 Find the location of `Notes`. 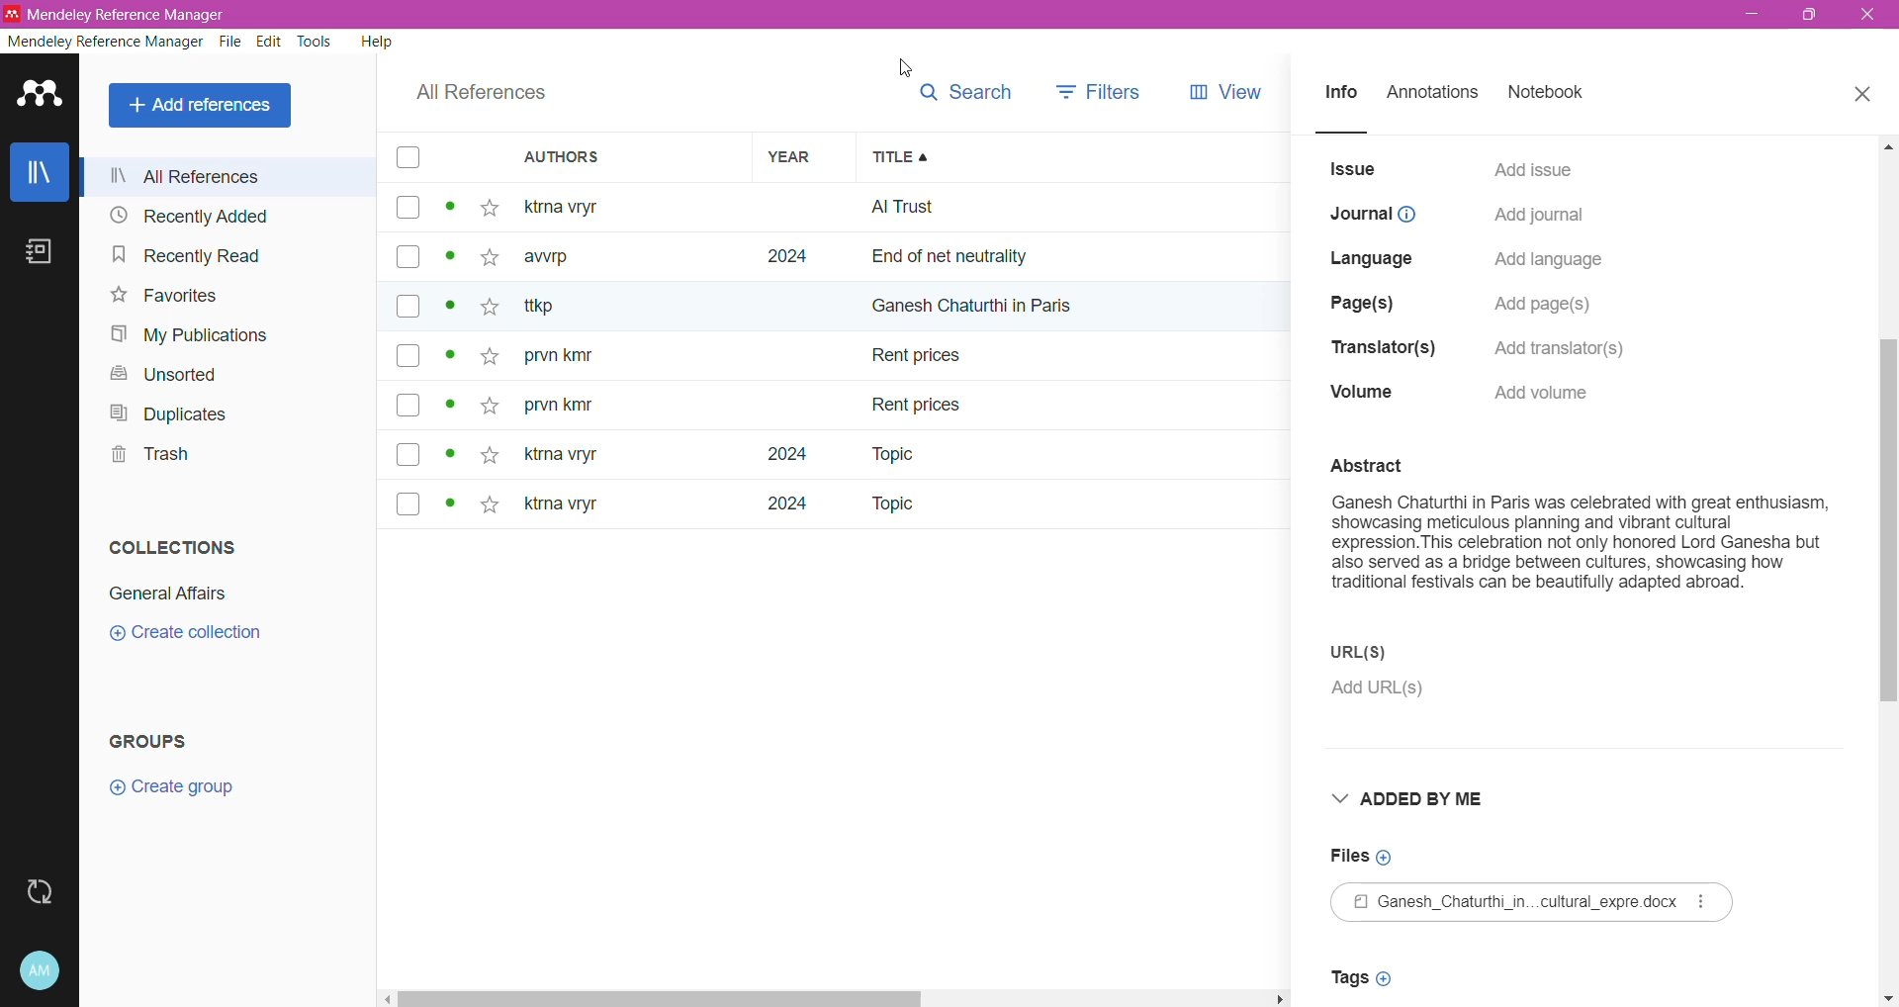

Notes is located at coordinates (37, 251).